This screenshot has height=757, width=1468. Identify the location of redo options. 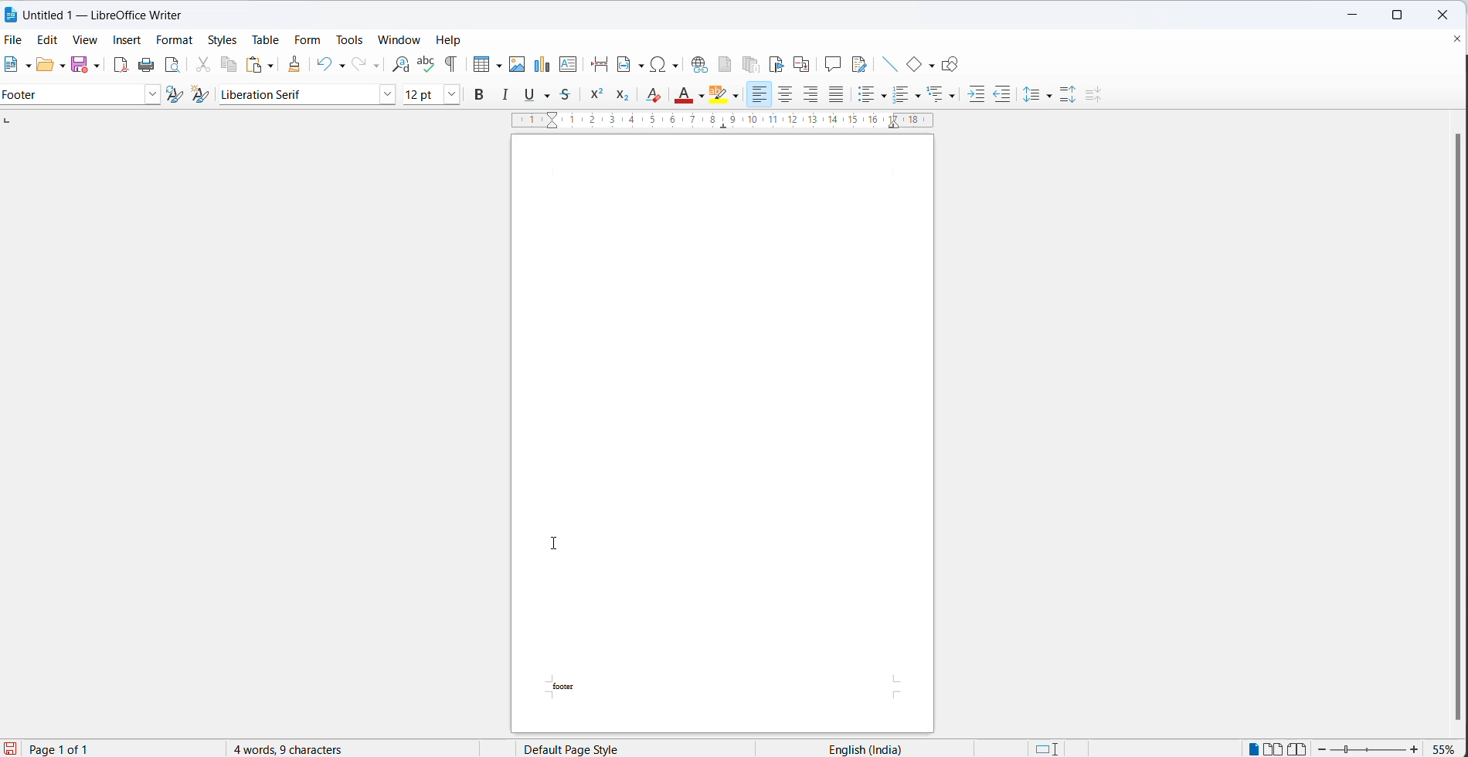
(375, 65).